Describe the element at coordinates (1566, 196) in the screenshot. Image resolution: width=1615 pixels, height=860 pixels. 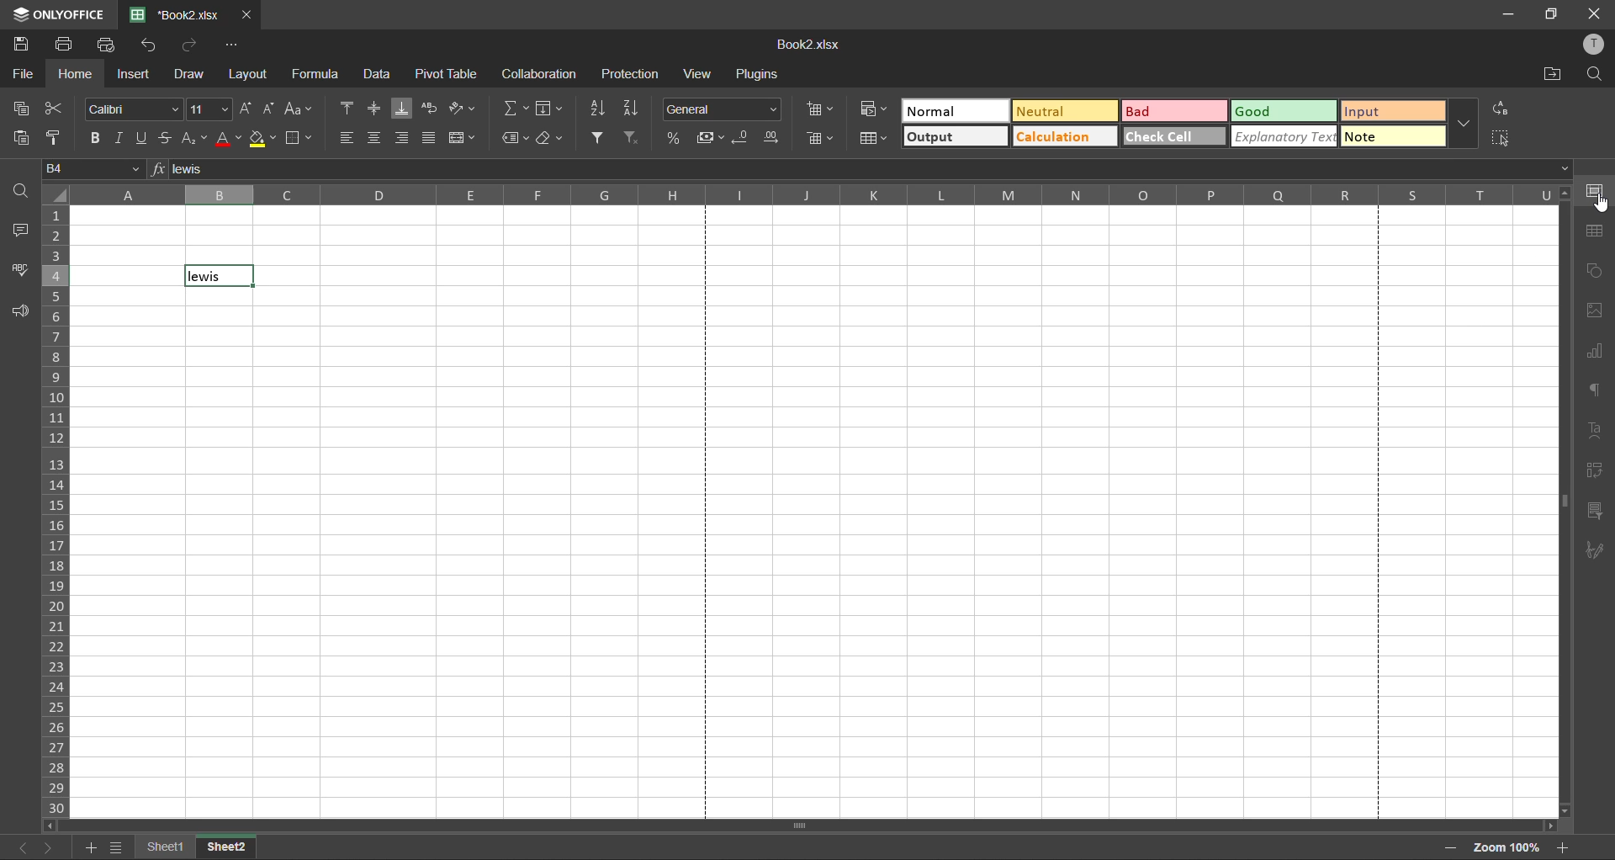
I see `move up` at that location.